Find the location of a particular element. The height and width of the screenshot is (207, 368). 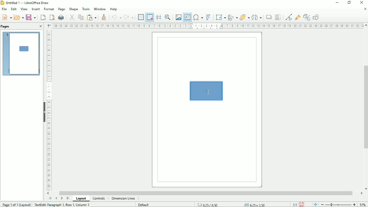

Default is located at coordinates (144, 204).